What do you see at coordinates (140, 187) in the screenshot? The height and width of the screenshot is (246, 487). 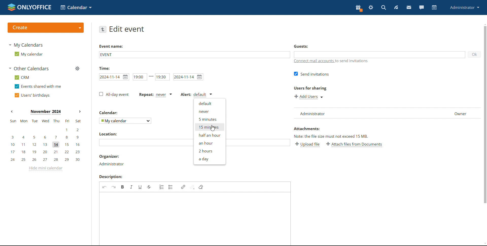 I see `underline` at bounding box center [140, 187].